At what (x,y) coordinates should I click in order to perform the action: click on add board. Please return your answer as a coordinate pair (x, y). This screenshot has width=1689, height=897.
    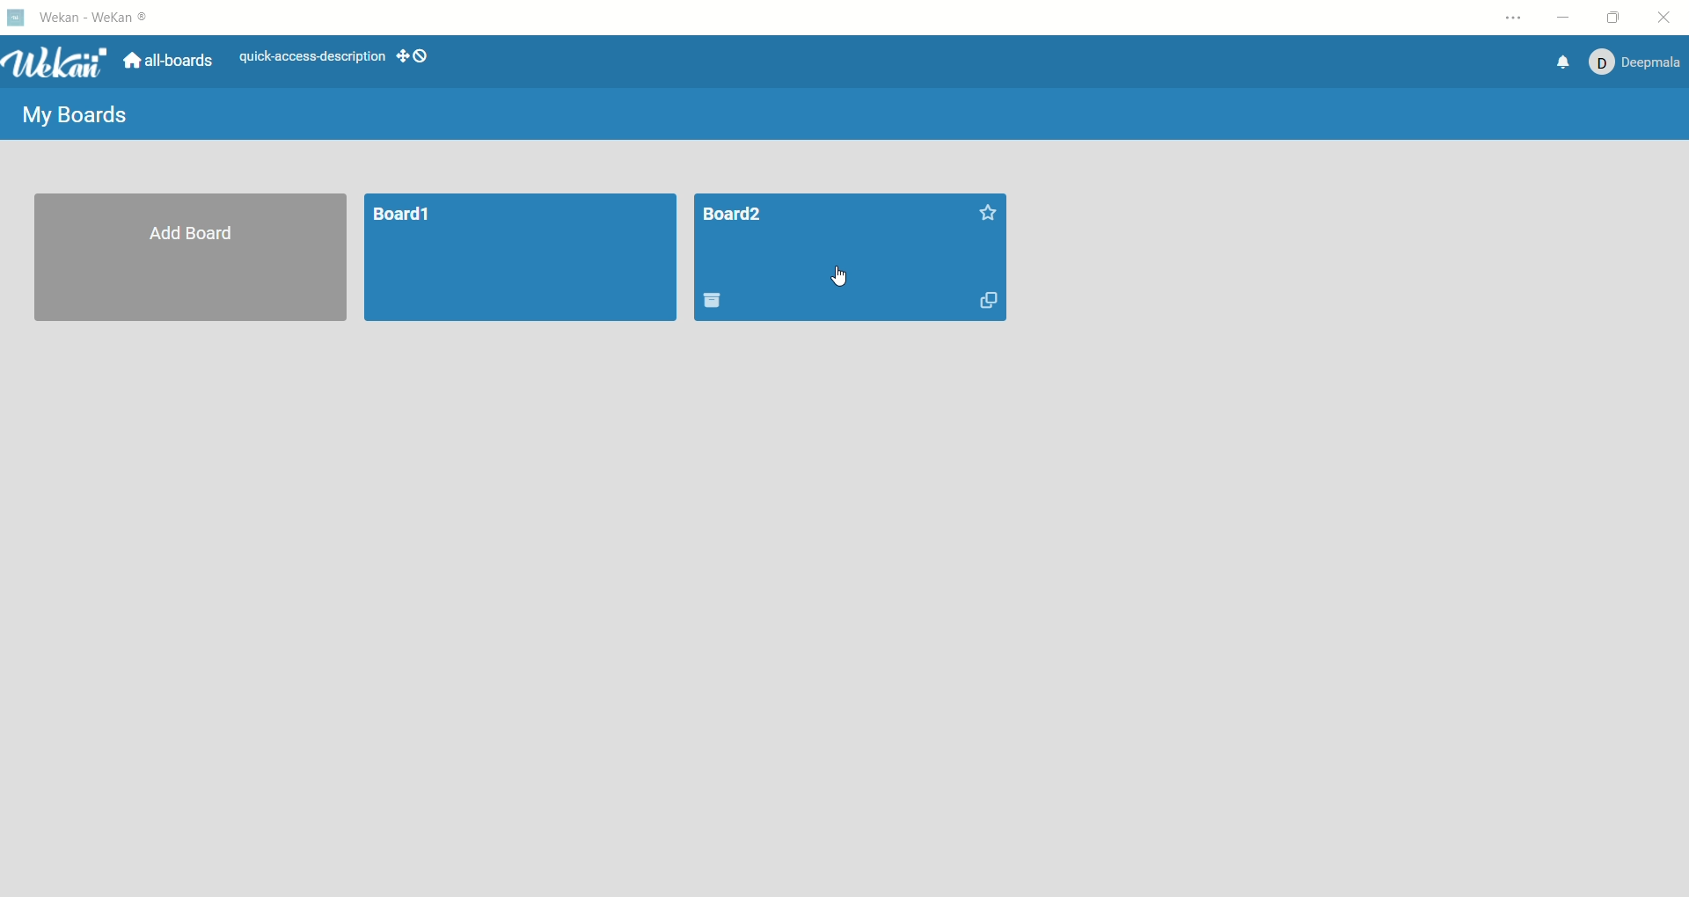
    Looking at the image, I should click on (186, 258).